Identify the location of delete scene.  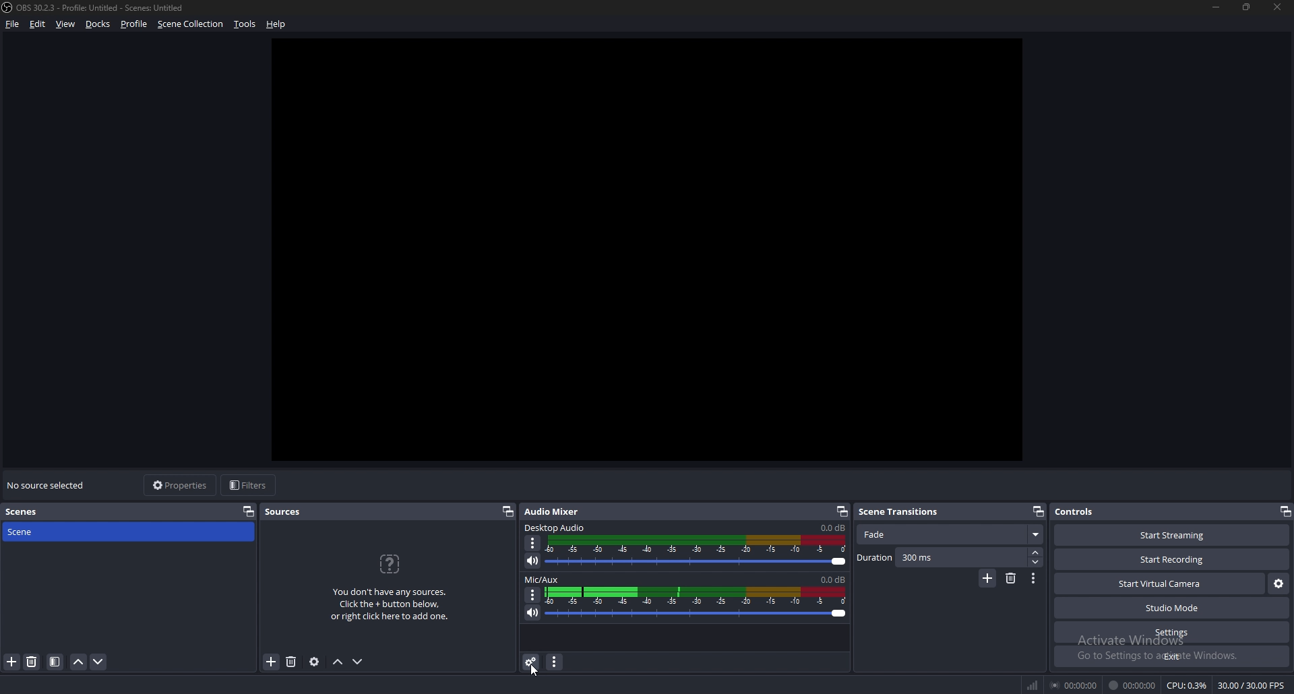
(33, 662).